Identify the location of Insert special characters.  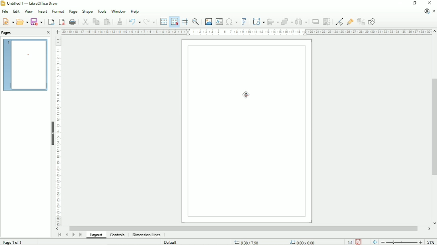
(231, 21).